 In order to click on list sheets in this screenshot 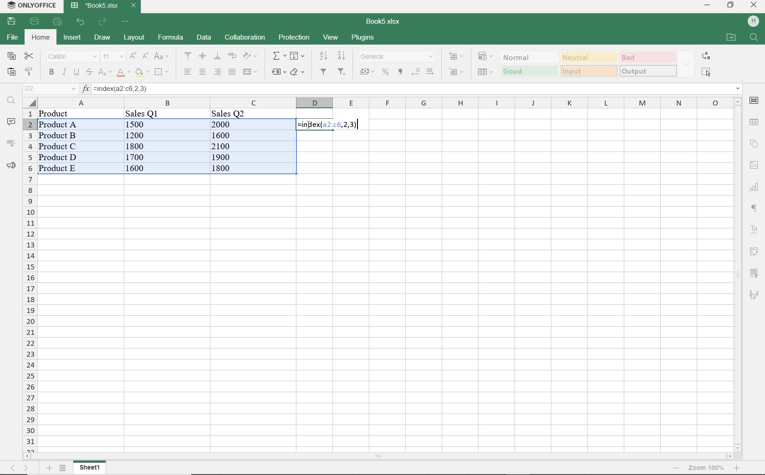, I will do `click(64, 468)`.